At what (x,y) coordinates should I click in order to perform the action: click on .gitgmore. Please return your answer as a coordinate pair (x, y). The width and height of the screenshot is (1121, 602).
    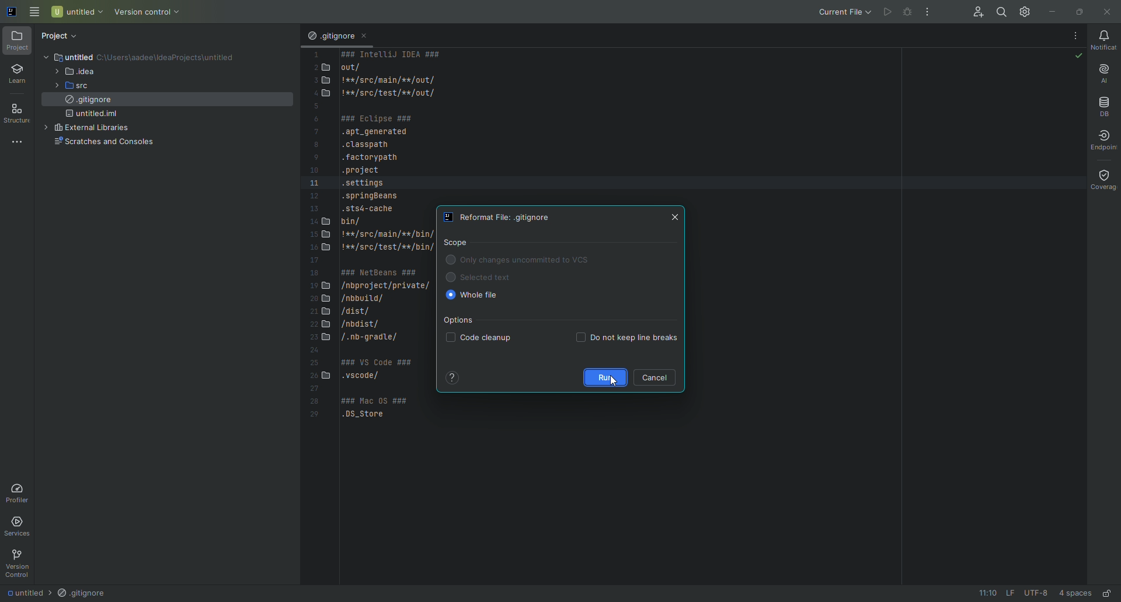
    Looking at the image, I should click on (330, 37).